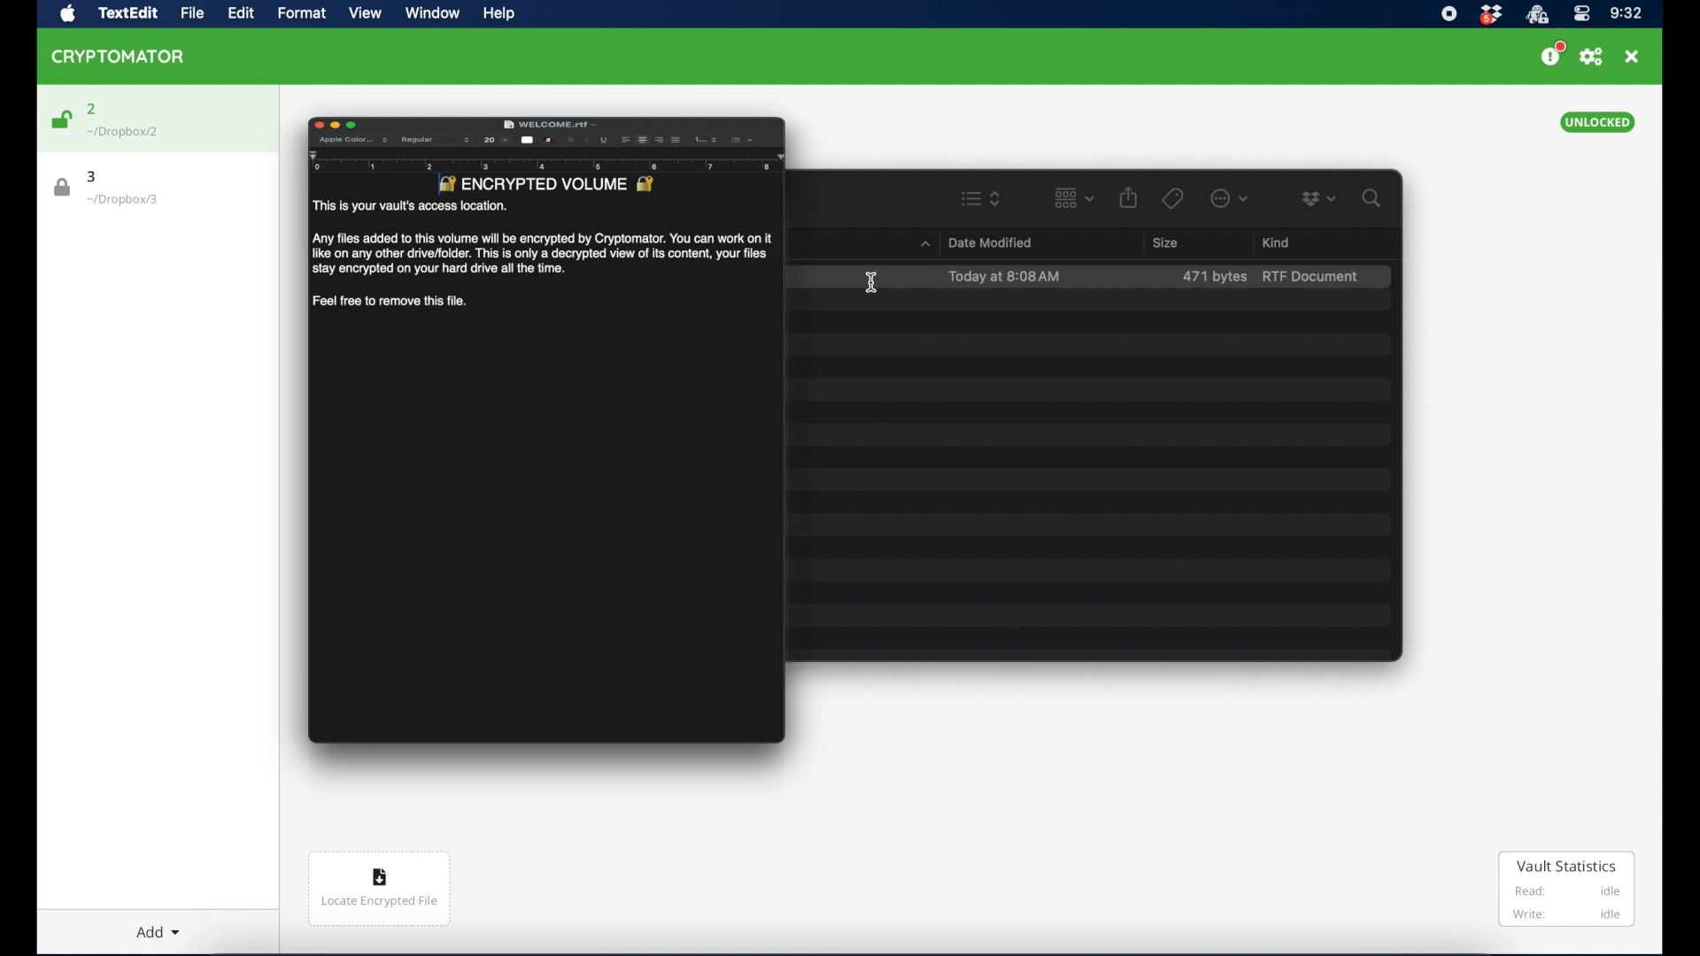 The image size is (1700, 956). Describe the element at coordinates (1214, 276) in the screenshot. I see `471 bytes` at that location.